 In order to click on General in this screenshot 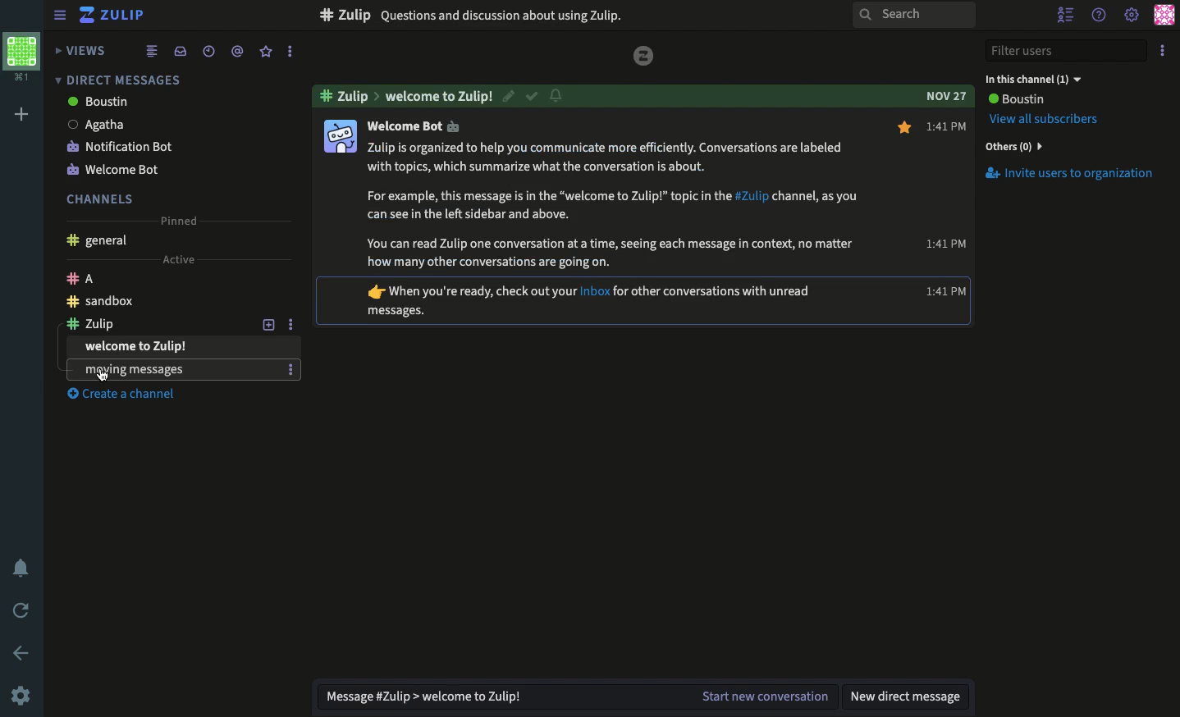, I will do `click(96, 242)`.